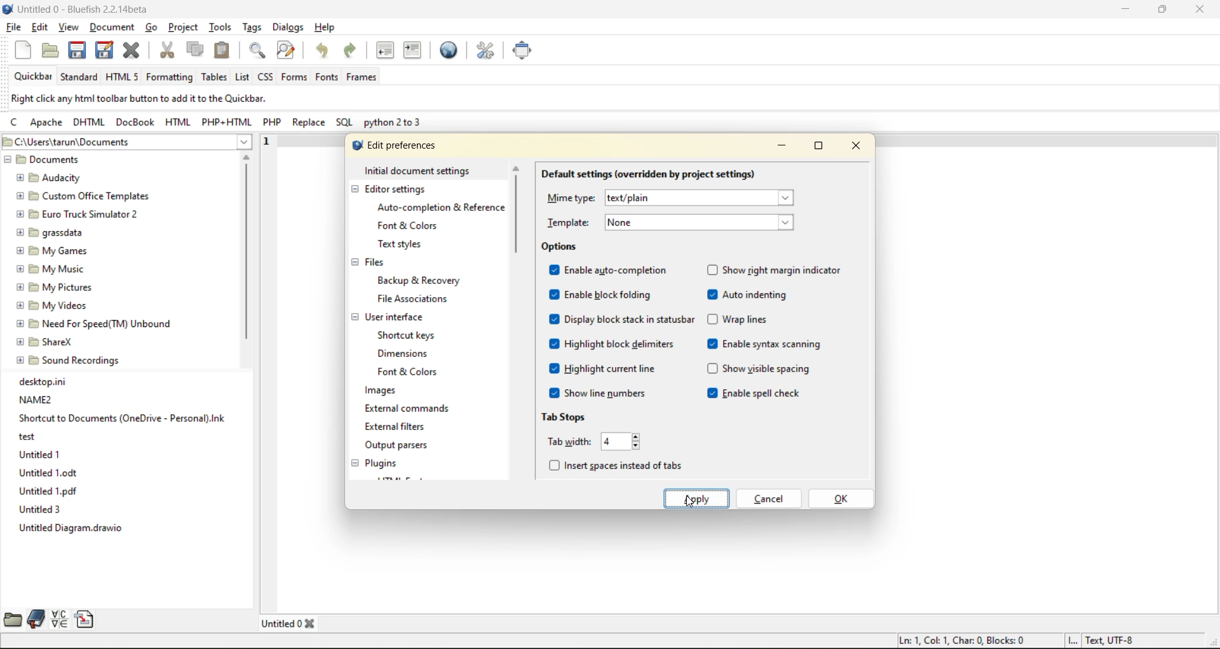 This screenshot has height=649, width=1220. I want to click on undo, so click(326, 51).